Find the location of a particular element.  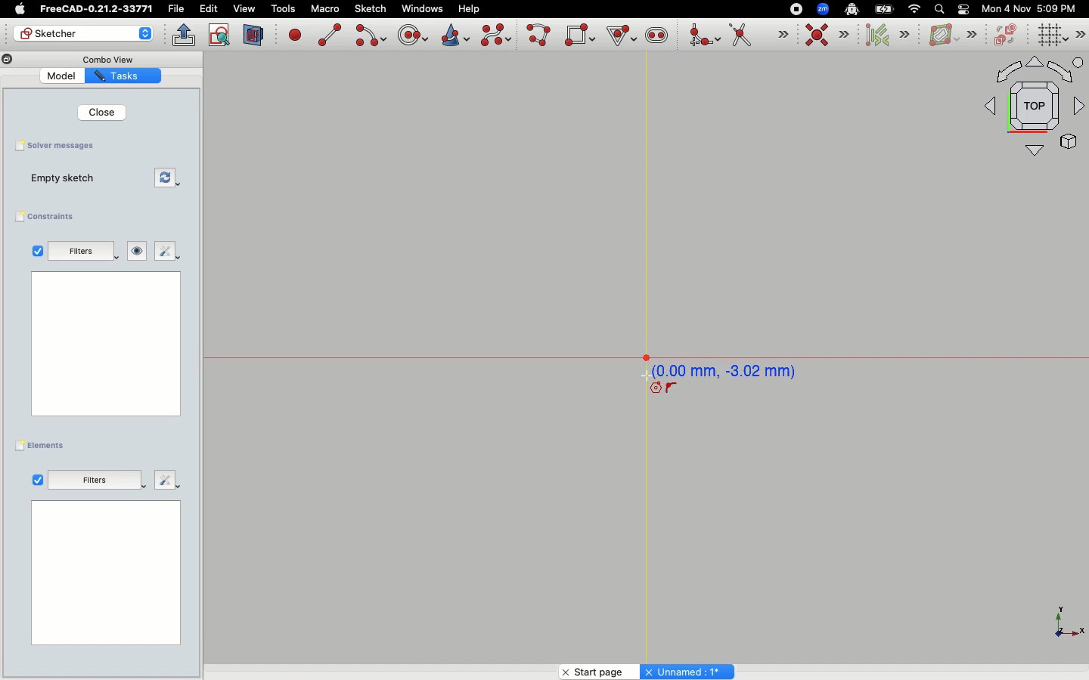

Look is located at coordinates (138, 251).